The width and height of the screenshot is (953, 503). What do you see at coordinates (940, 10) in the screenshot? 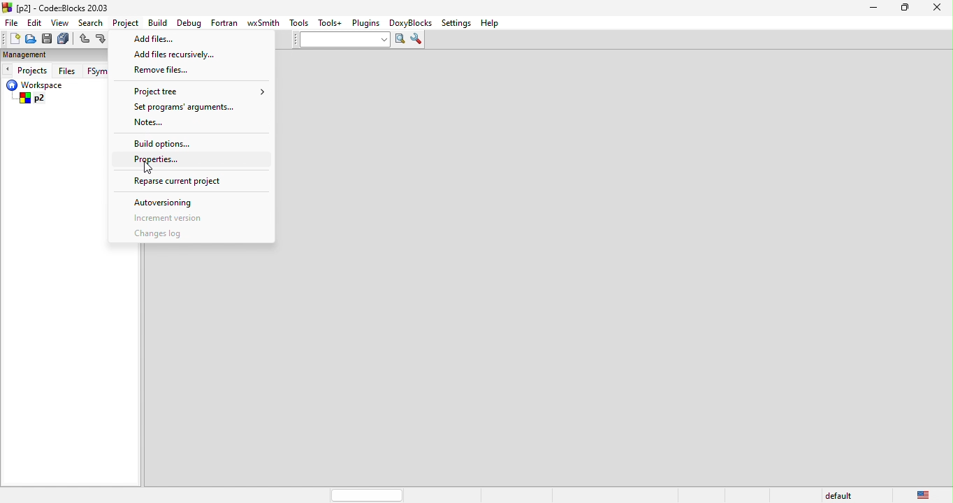
I see `close` at bounding box center [940, 10].